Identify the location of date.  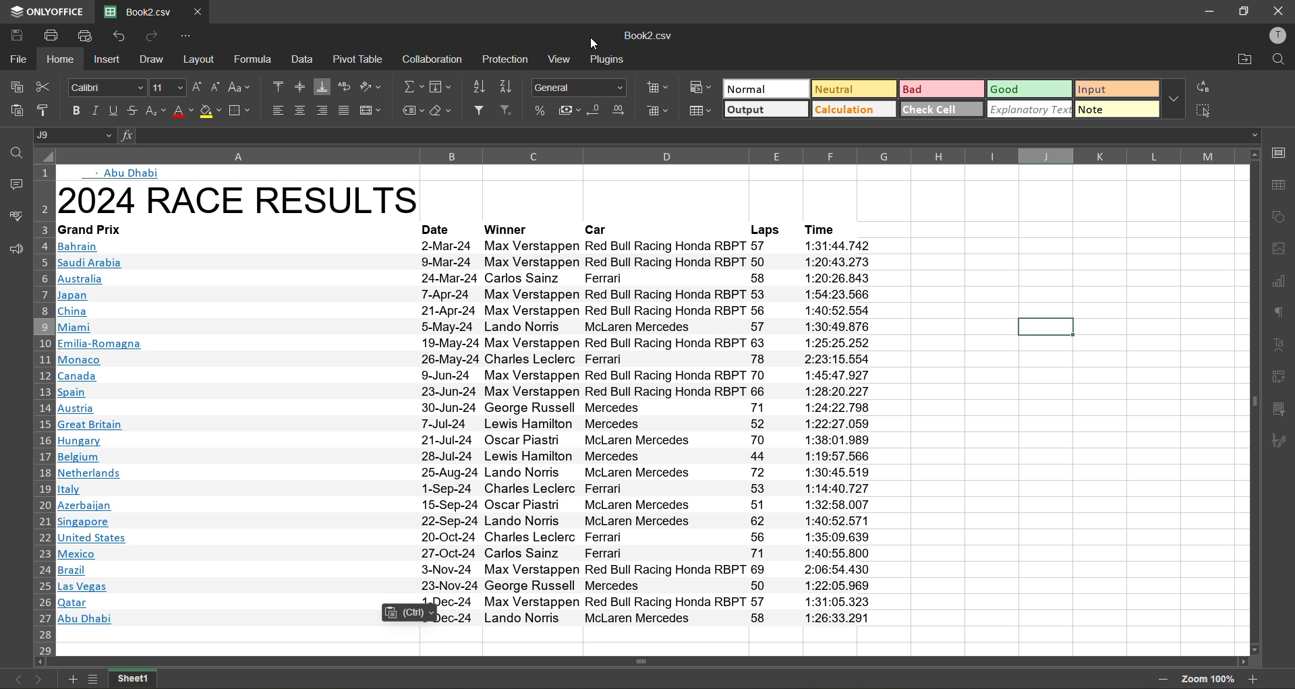
(436, 229).